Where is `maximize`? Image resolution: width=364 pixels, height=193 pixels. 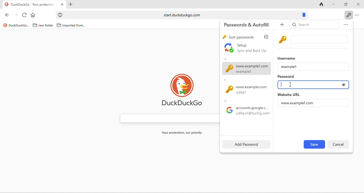 maximize is located at coordinates (345, 4).